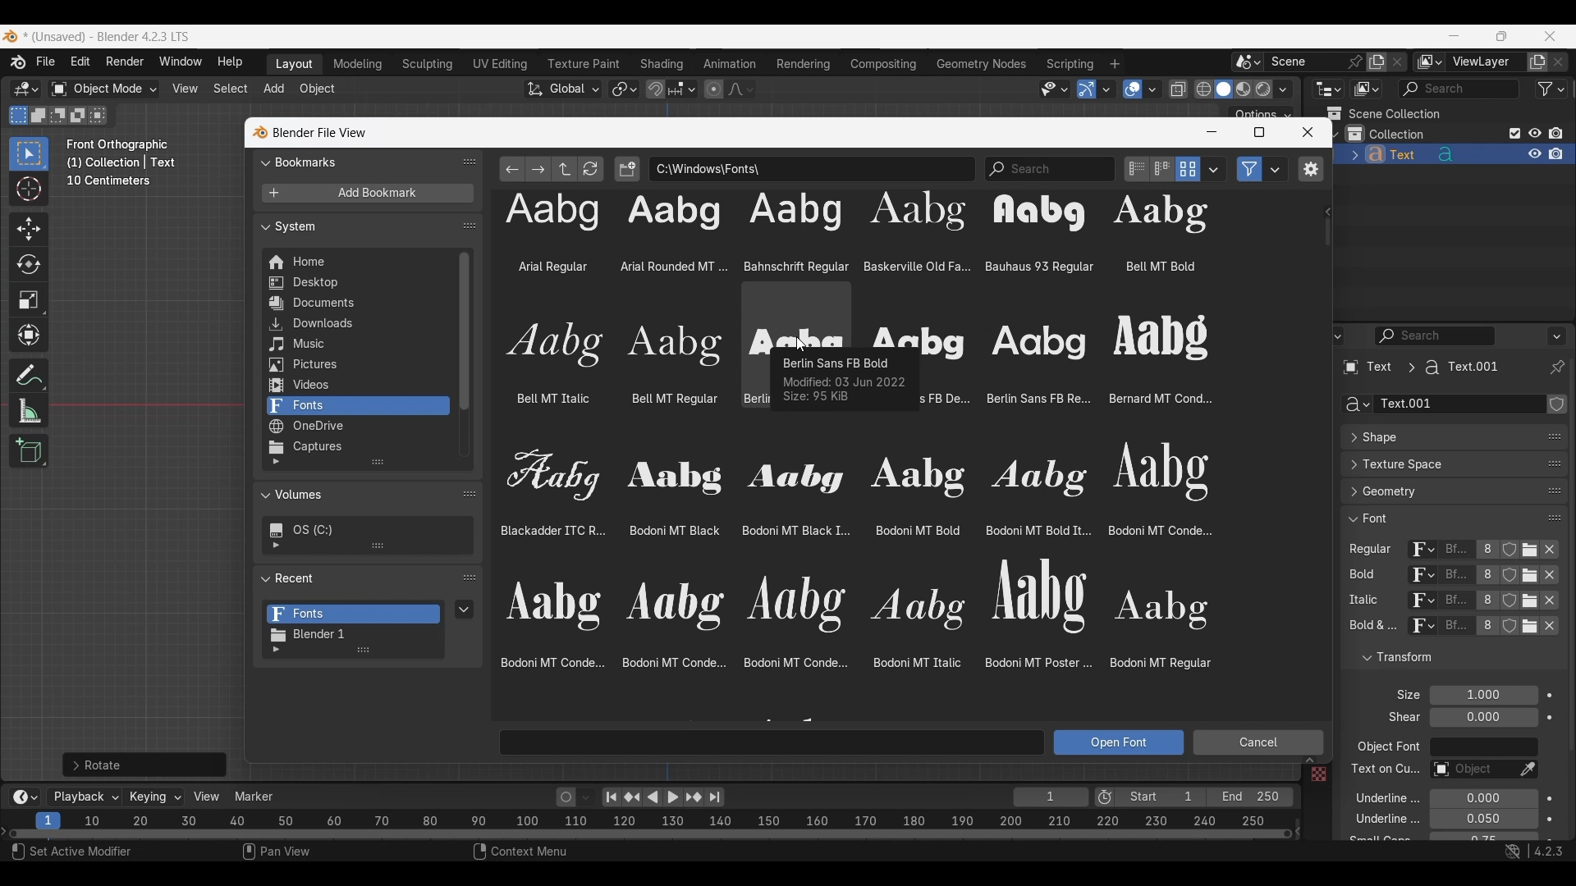  I want to click on Captures folder, so click(357, 447).